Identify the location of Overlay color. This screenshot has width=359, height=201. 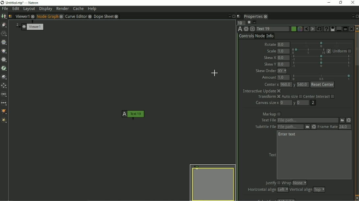
(300, 29).